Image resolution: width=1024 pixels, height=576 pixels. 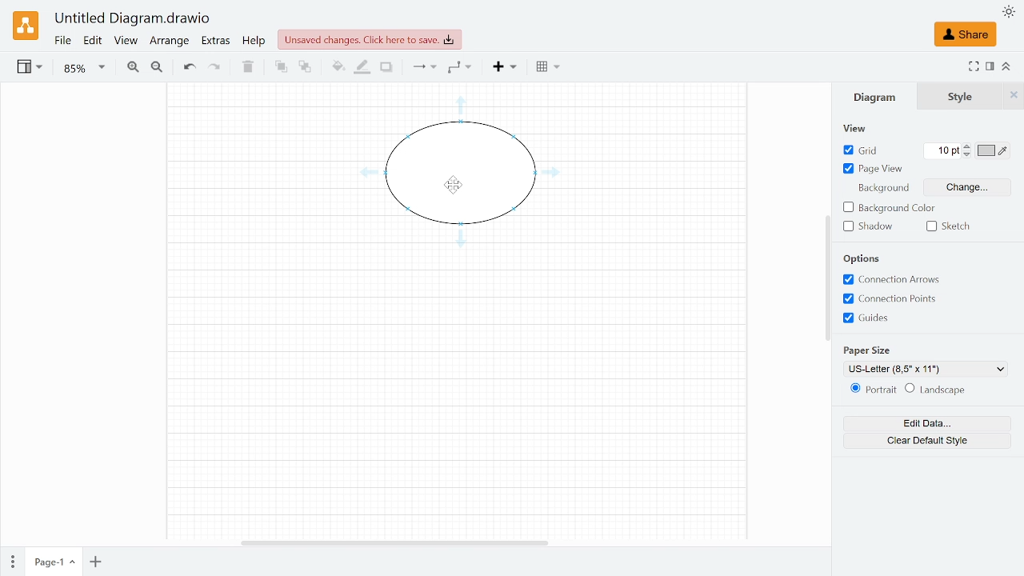 I want to click on view, so click(x=856, y=129).